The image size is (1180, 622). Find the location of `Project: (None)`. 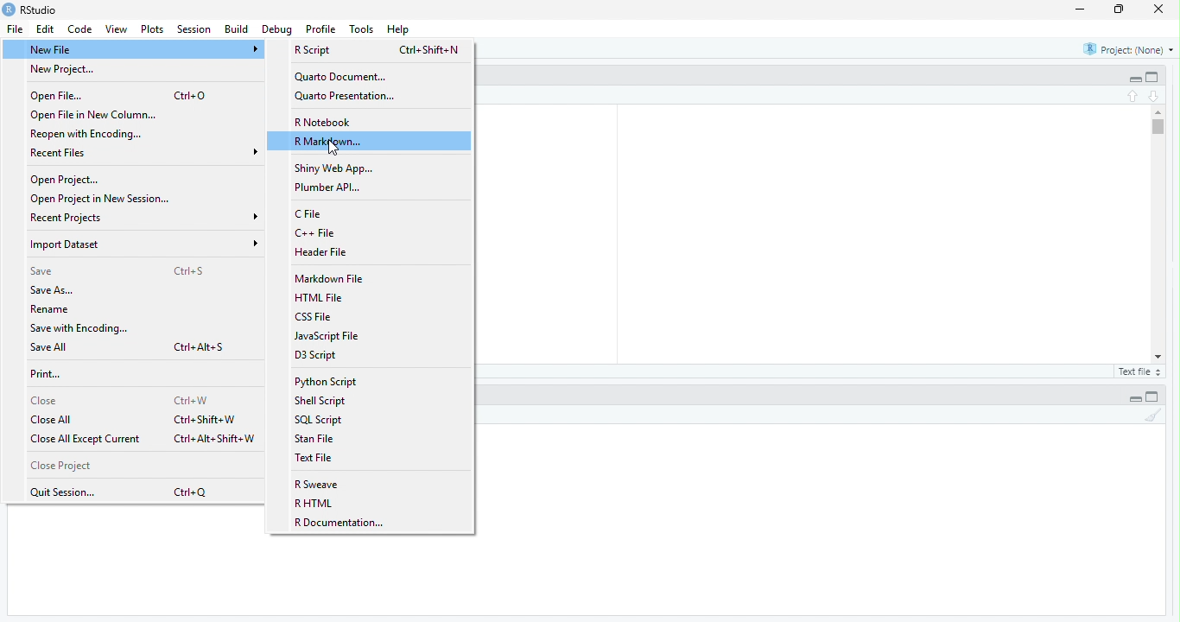

Project: (None) is located at coordinates (1129, 50).